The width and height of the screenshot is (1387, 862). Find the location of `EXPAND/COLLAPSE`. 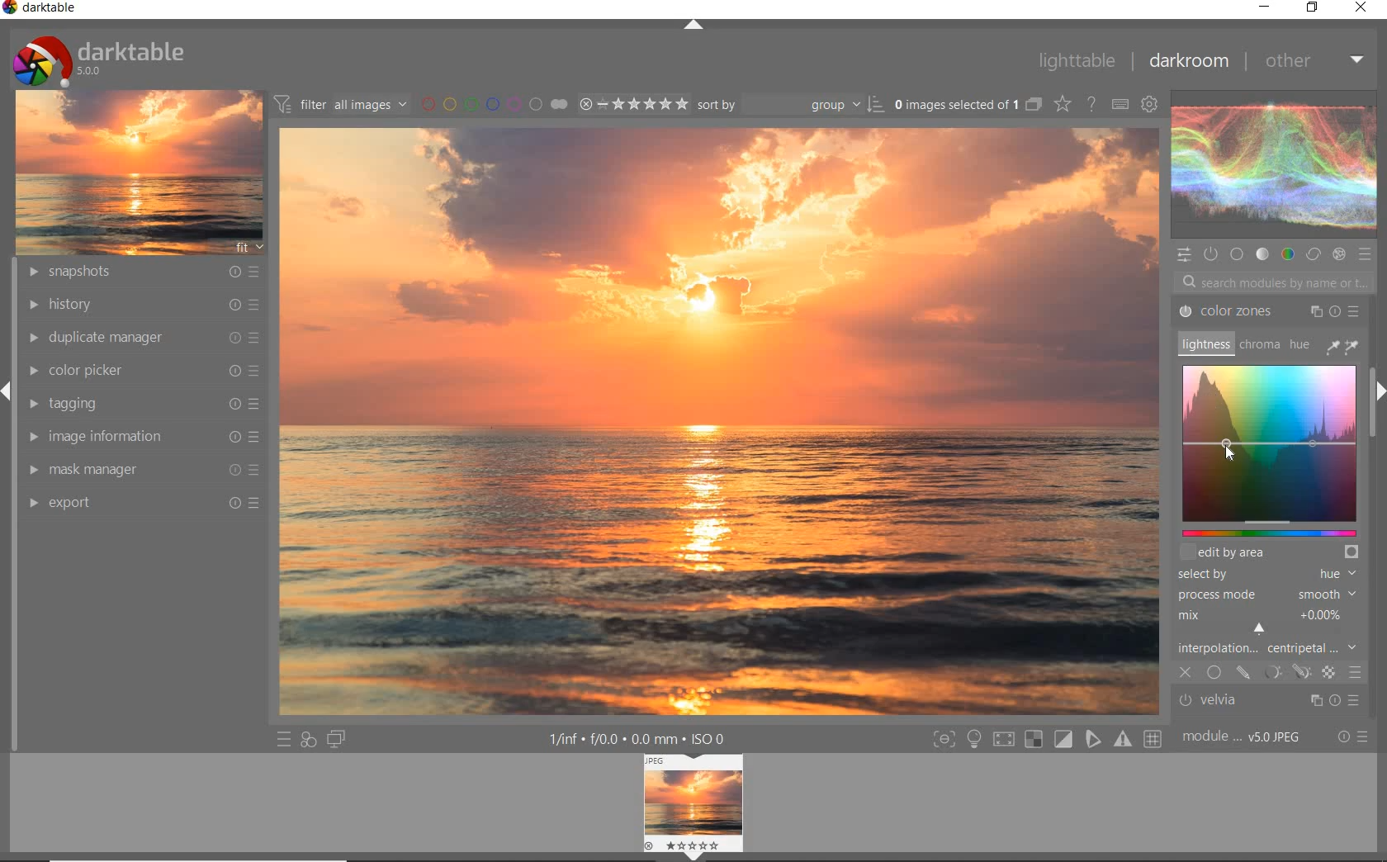

EXPAND/COLLAPSE is located at coordinates (693, 26).